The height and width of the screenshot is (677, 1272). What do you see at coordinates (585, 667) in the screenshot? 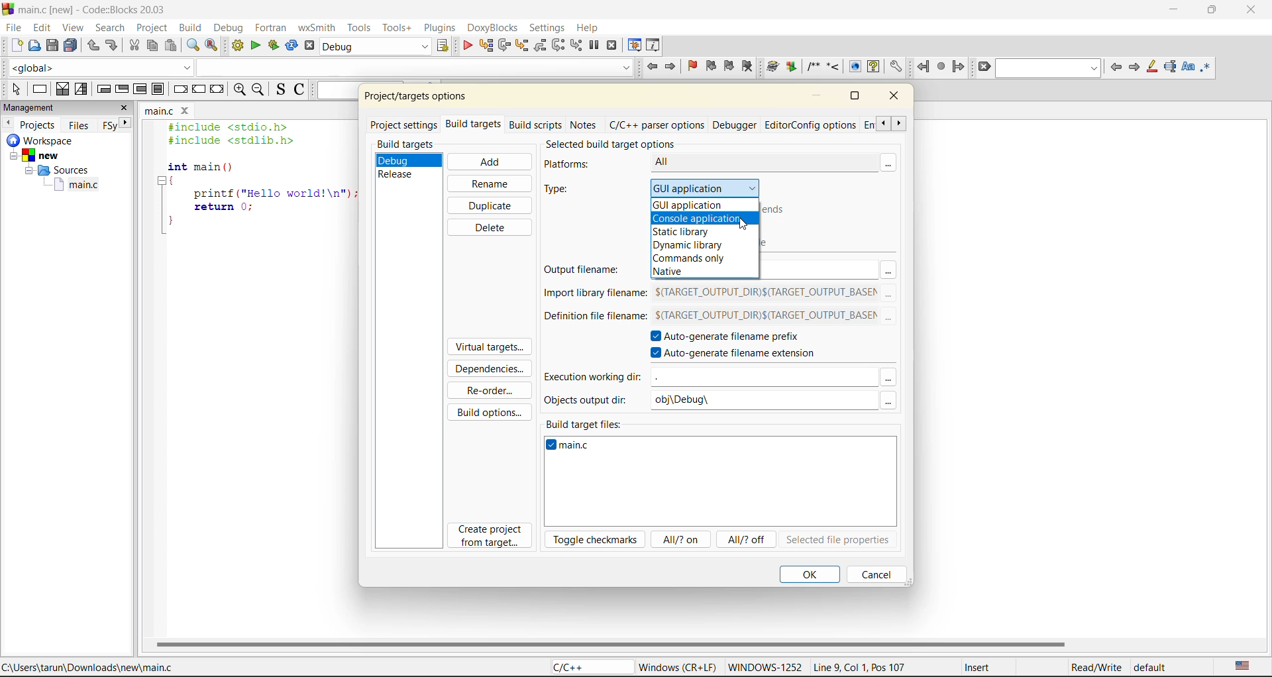
I see `C/C++` at bounding box center [585, 667].